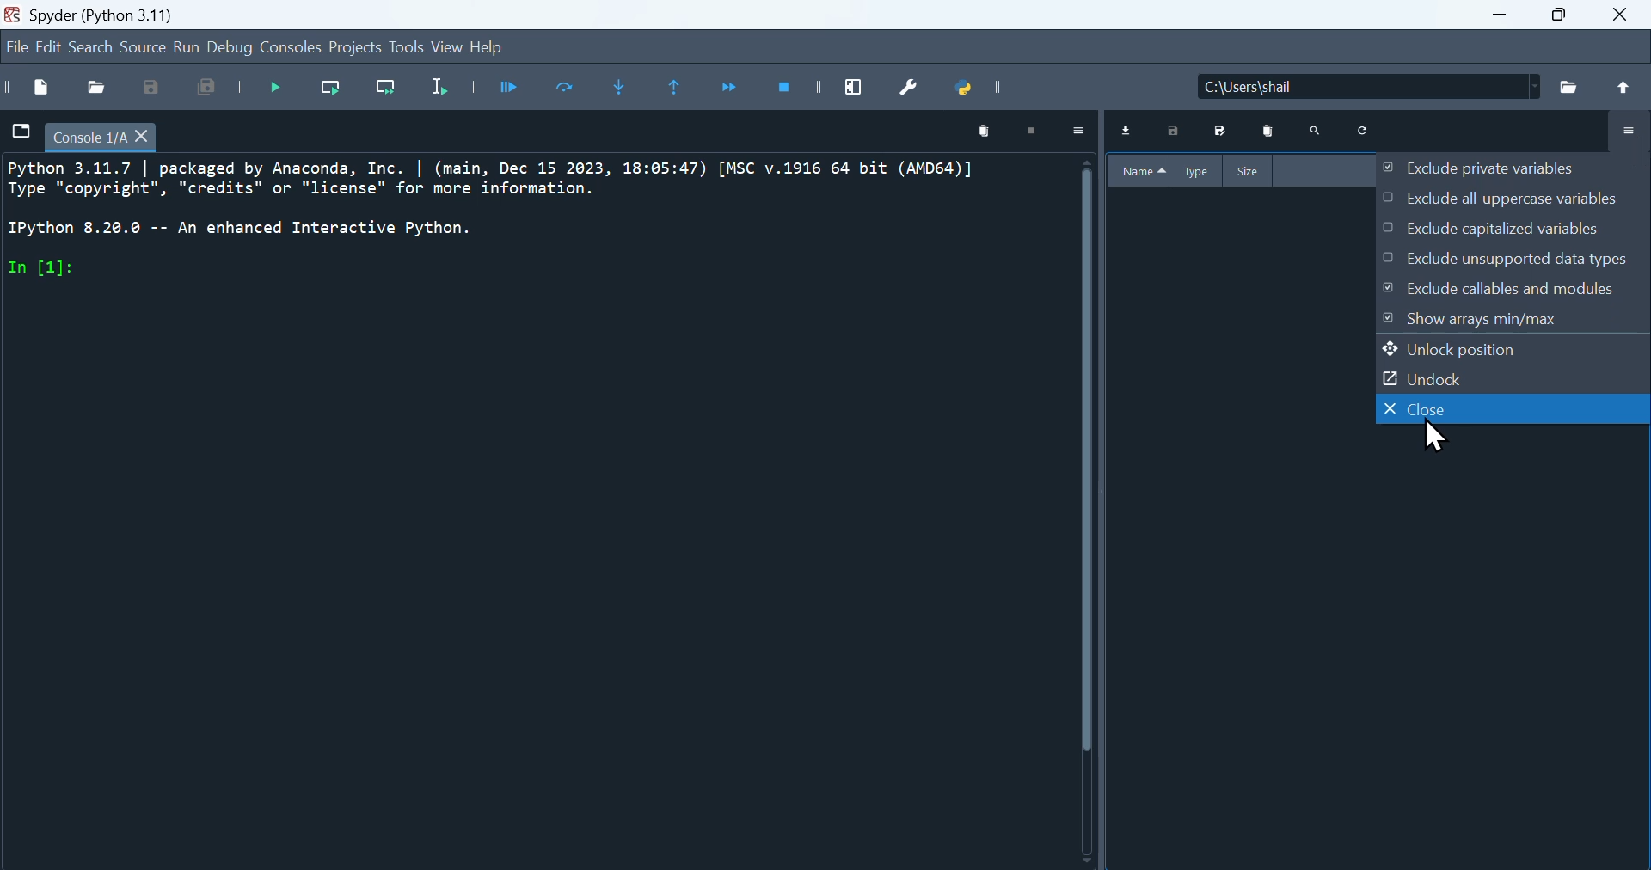 The height and width of the screenshot is (870, 1651). Describe the element at coordinates (1500, 293) in the screenshot. I see `` at that location.